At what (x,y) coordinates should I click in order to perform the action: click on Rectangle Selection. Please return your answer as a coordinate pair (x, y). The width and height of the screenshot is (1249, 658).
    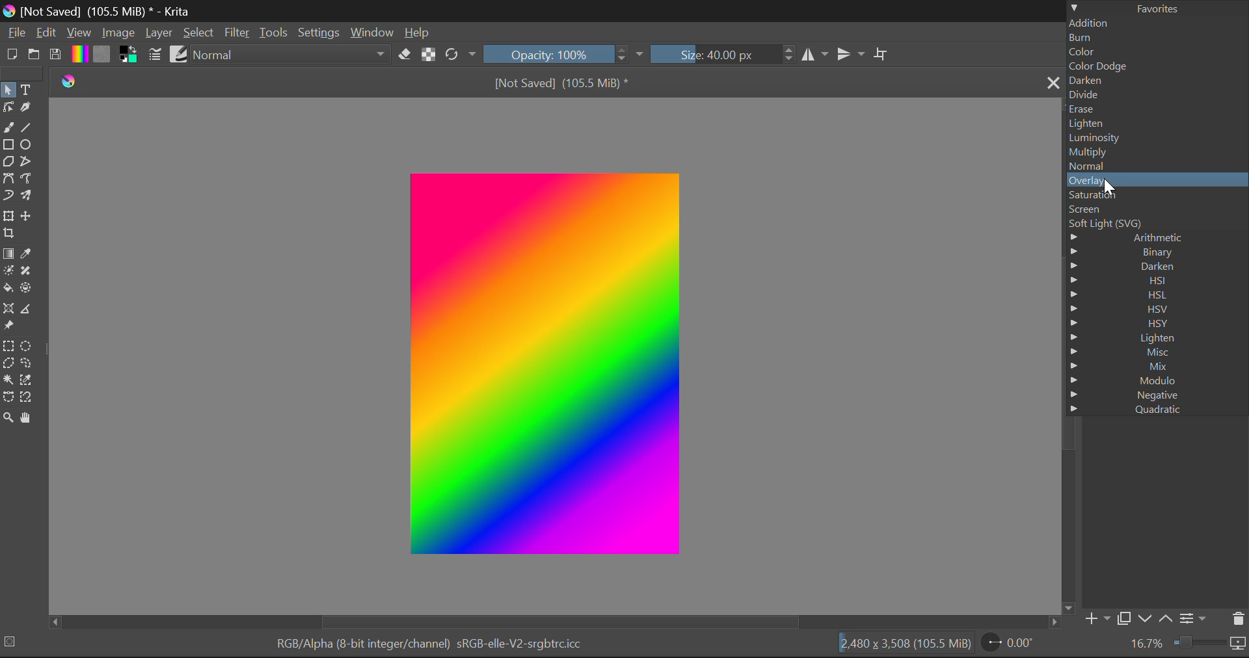
    Looking at the image, I should click on (9, 346).